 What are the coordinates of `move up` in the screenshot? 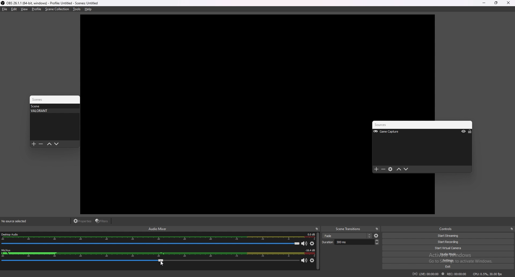 It's located at (49, 144).